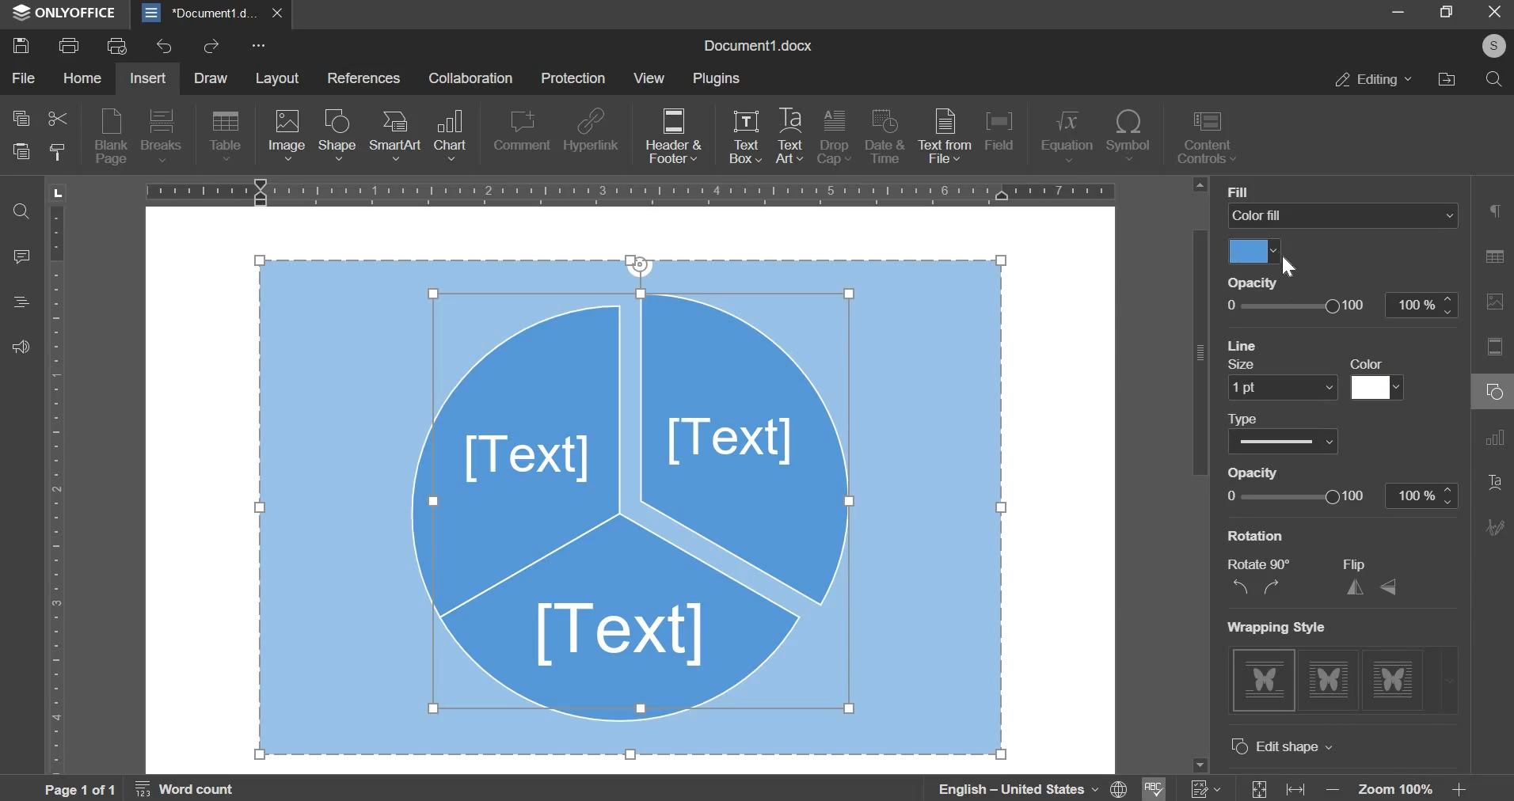 The width and height of the screenshot is (1514, 801). Describe the element at coordinates (1494, 79) in the screenshot. I see `search` at that location.